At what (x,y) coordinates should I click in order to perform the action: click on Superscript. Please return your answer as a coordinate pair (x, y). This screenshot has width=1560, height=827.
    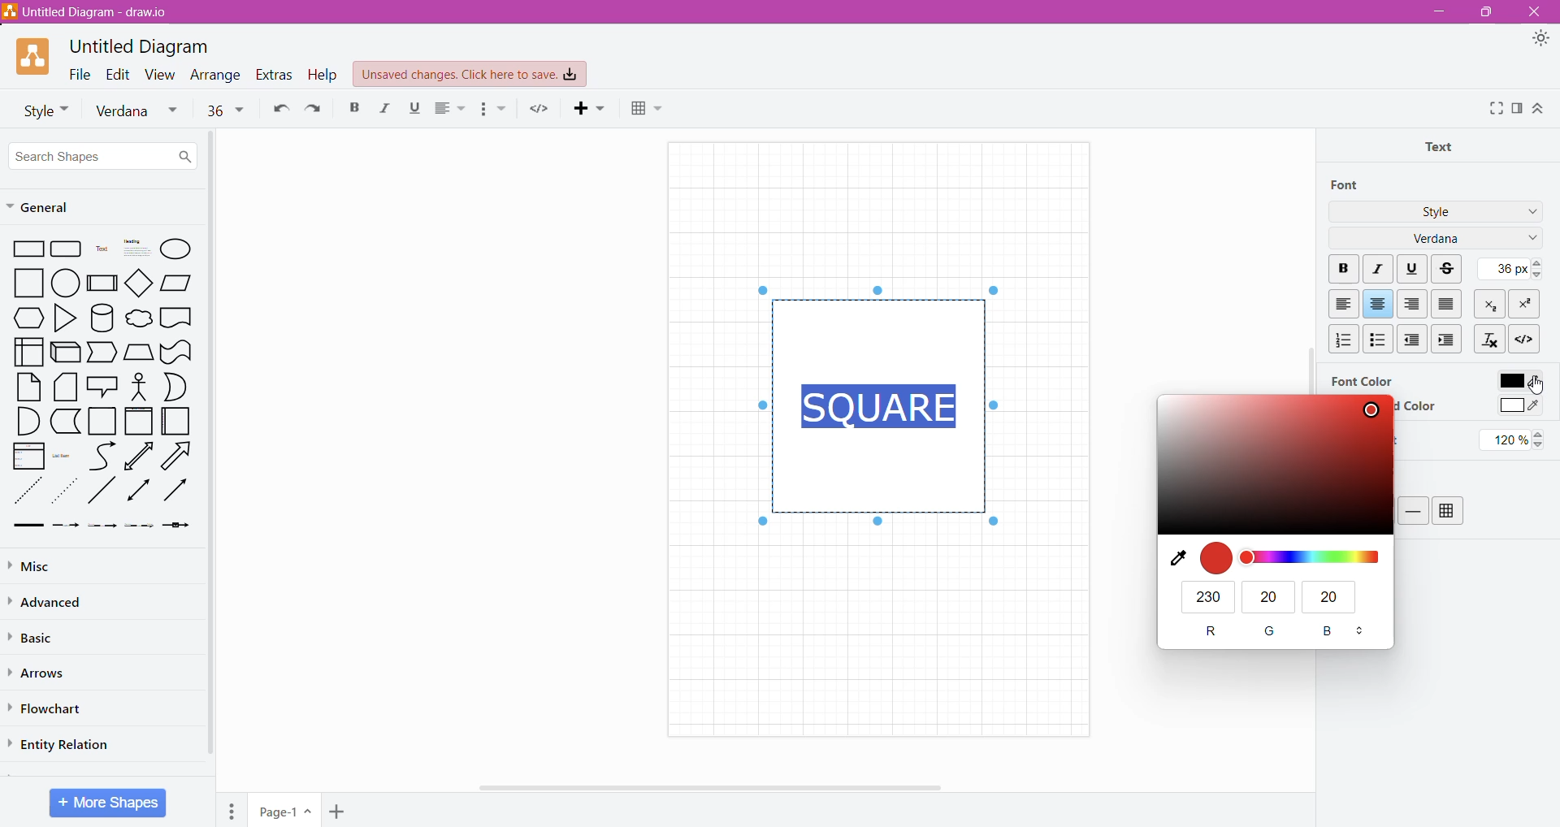
    Looking at the image, I should click on (1523, 304).